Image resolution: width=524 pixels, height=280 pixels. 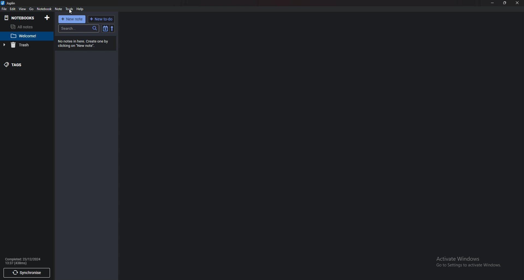 I want to click on info, so click(x=27, y=261).